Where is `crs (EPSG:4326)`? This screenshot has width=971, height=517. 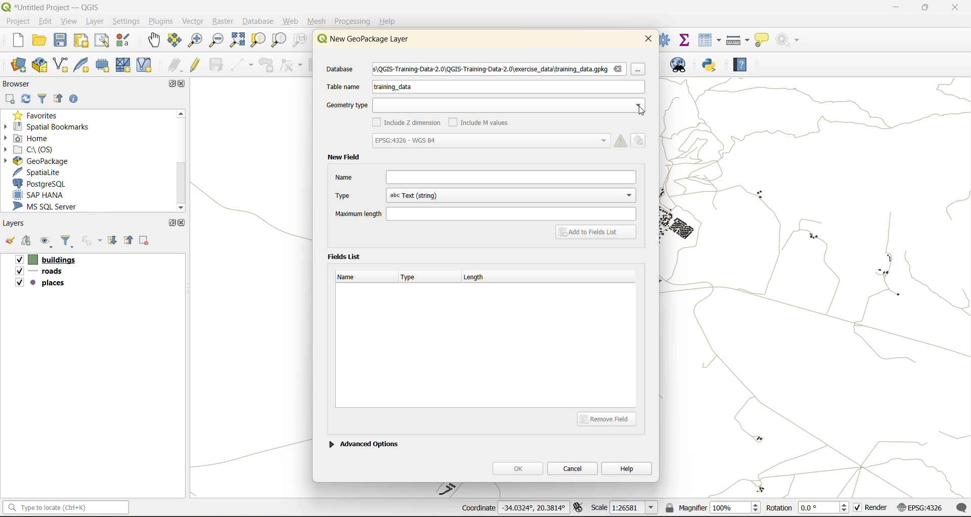
crs (EPSG:4326) is located at coordinates (922, 508).